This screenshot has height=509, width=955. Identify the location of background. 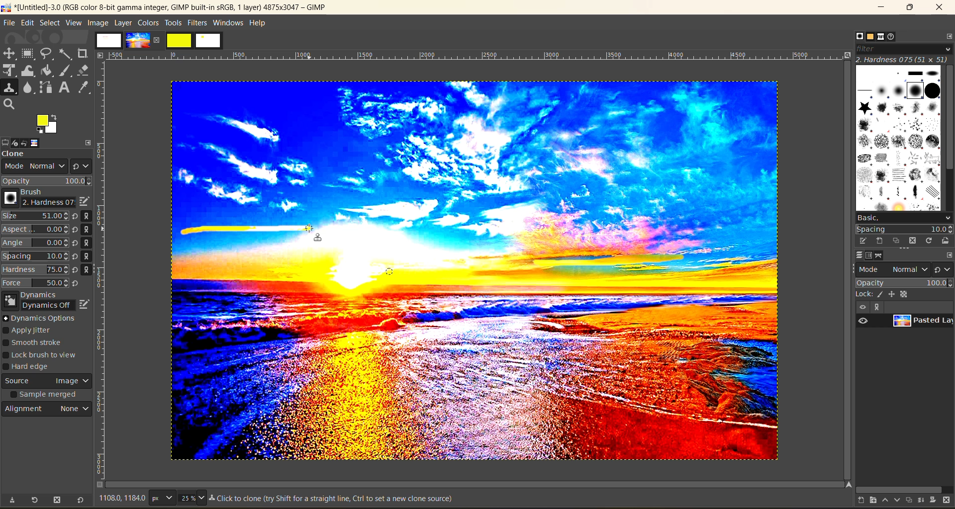
(906, 294).